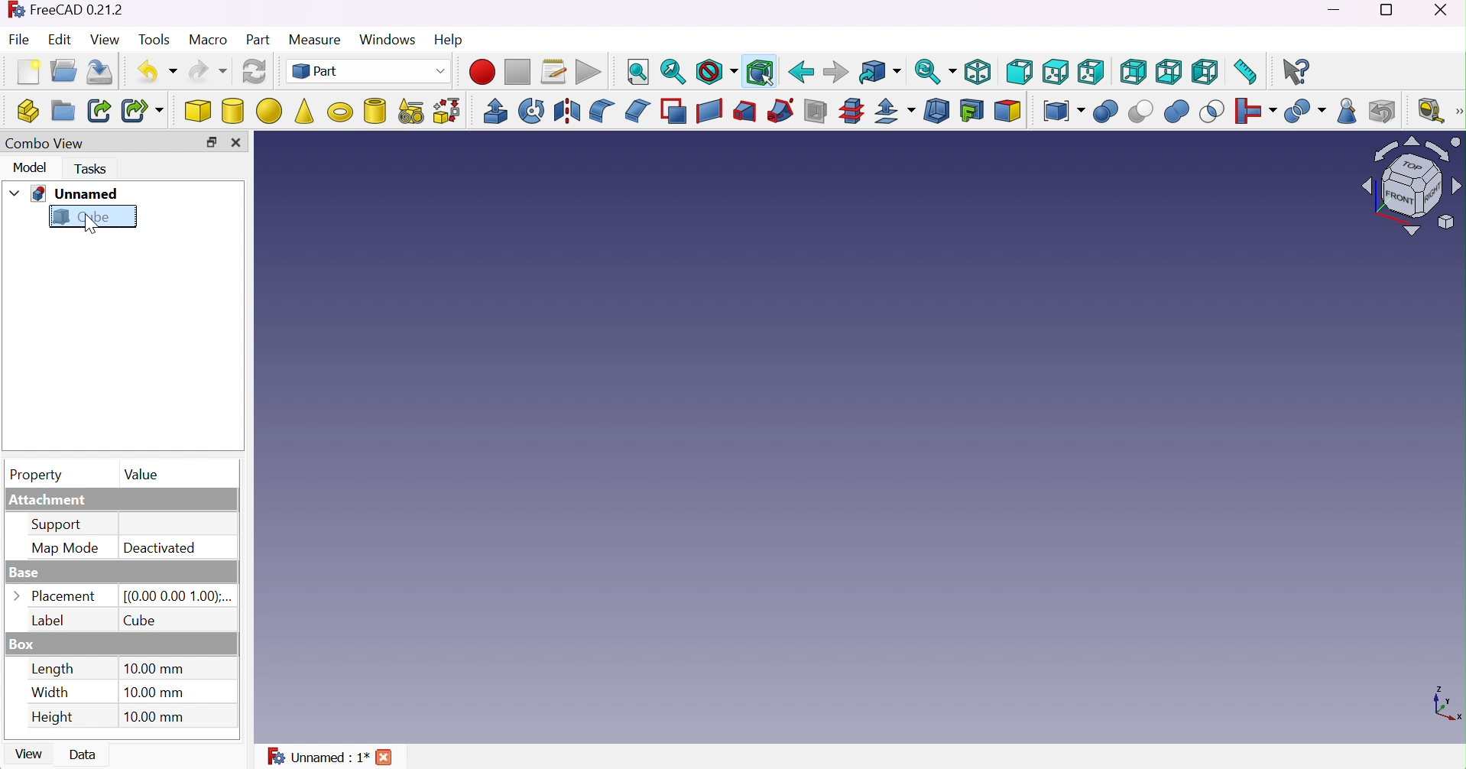  I want to click on Fit all, so click(637, 73).